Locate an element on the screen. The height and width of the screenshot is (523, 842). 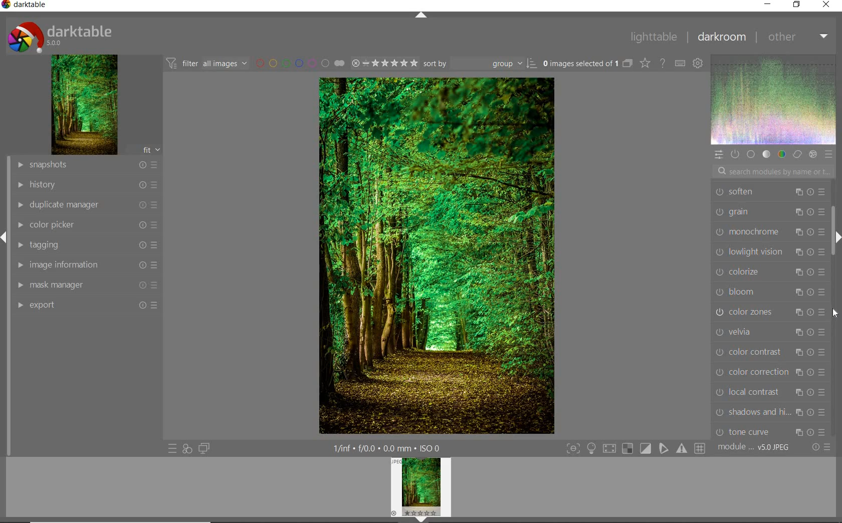
SCROLLBAR is located at coordinates (835, 217).